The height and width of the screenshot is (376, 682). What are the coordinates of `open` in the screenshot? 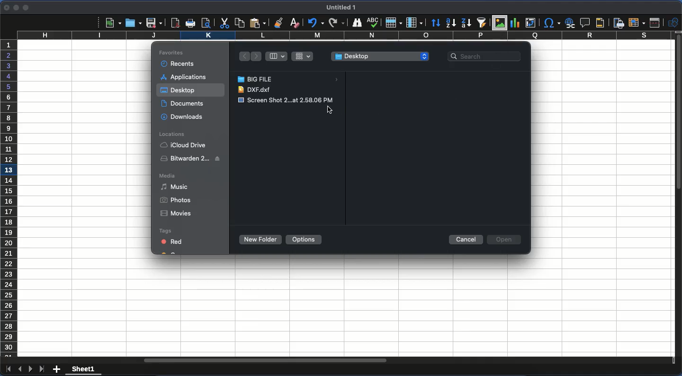 It's located at (134, 24).